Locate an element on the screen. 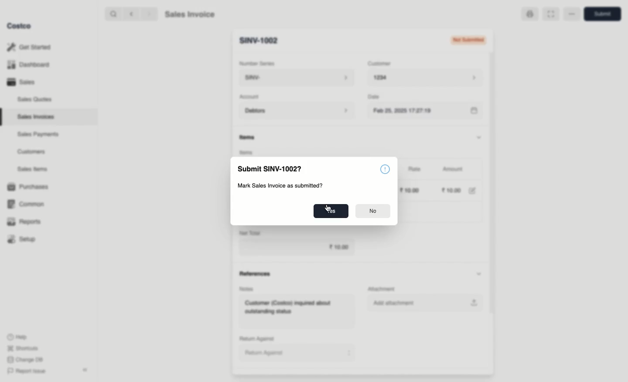  Customers is located at coordinates (31, 151).